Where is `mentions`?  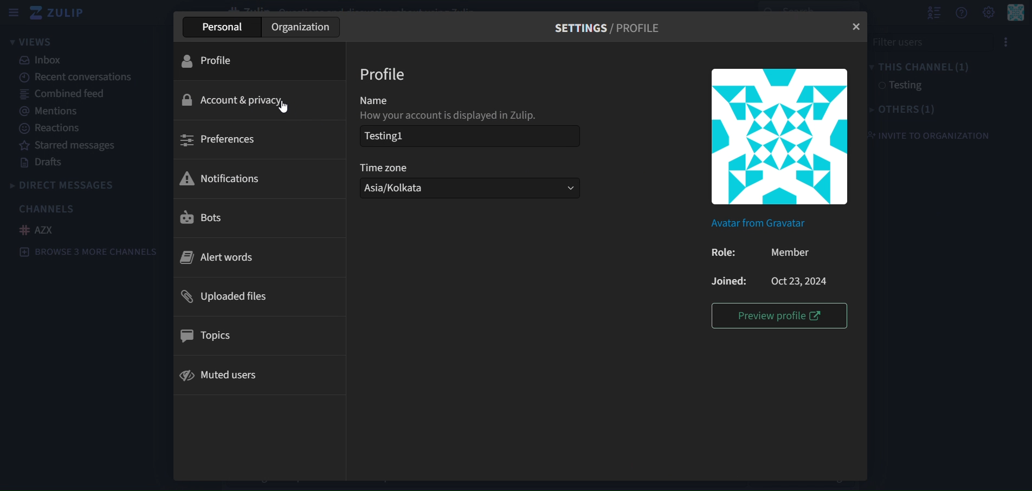
mentions is located at coordinates (50, 111).